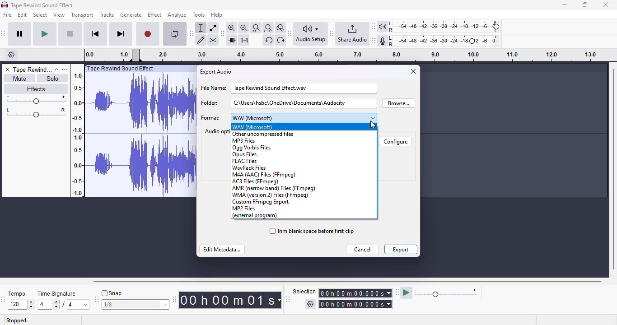  What do you see at coordinates (228, 300) in the screenshot?
I see `audacity time toolbar` at bounding box center [228, 300].